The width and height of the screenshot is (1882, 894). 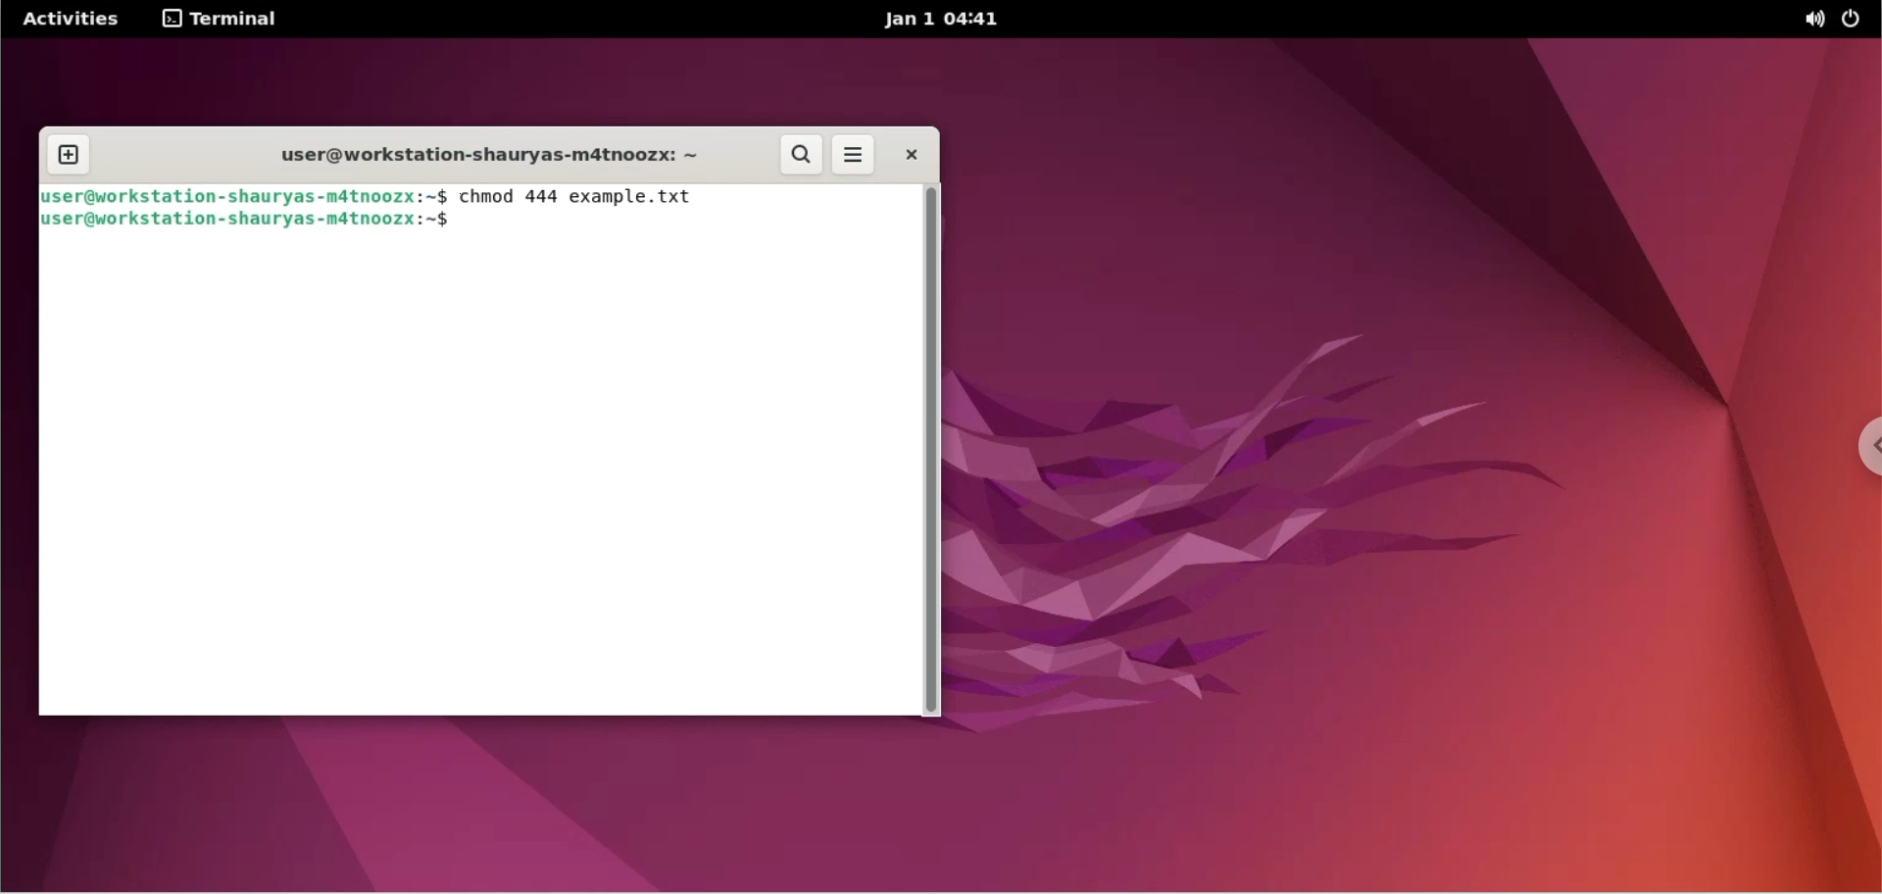 I want to click on search, so click(x=797, y=154).